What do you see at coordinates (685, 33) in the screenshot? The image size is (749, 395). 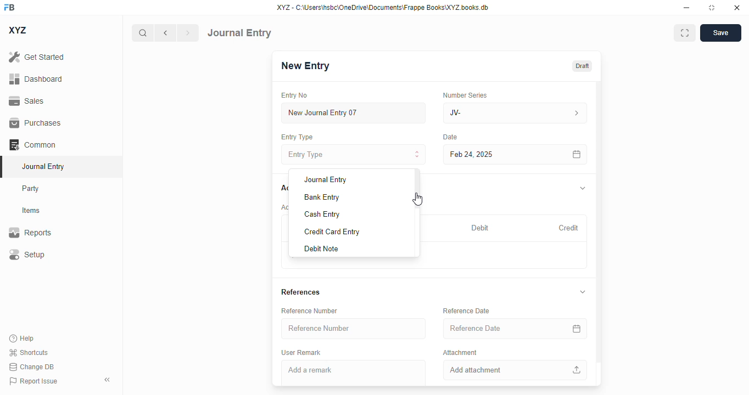 I see `maximise window` at bounding box center [685, 33].